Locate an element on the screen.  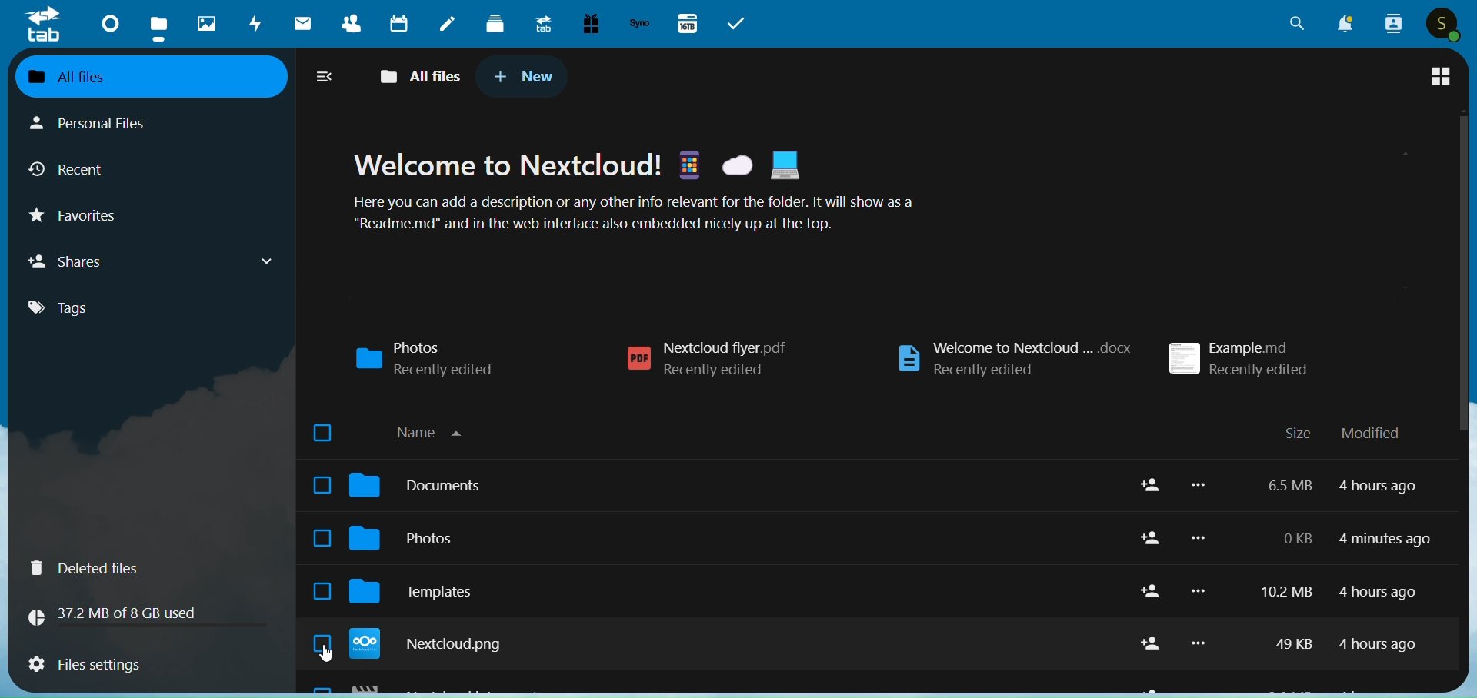
49KB 4 hours ago is located at coordinates (1345, 644).